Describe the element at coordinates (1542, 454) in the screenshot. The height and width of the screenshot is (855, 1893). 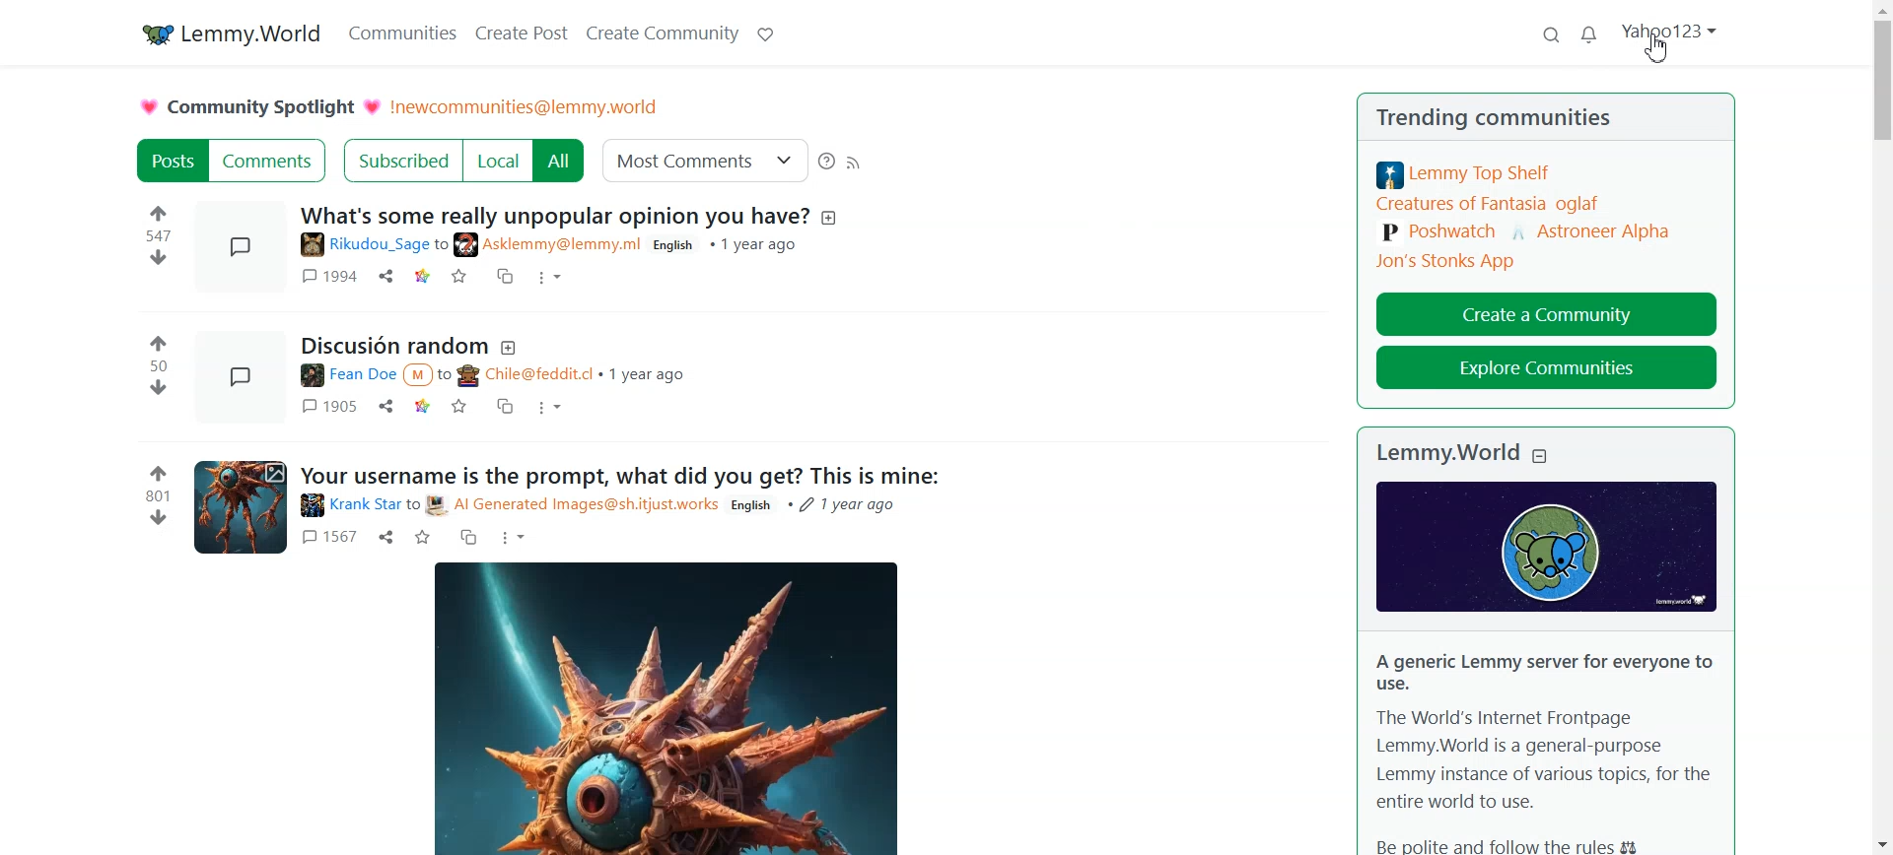
I see `Collapse` at that location.